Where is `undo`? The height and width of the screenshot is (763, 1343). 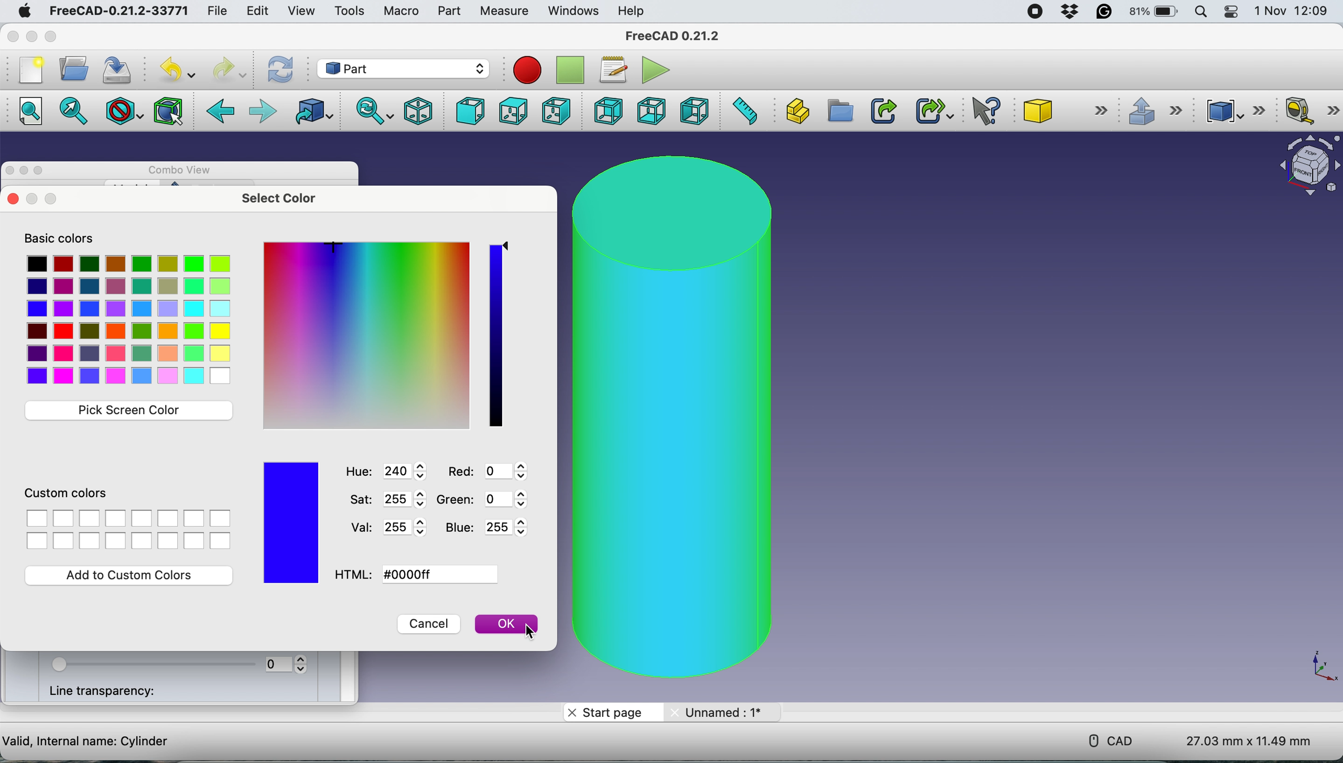 undo is located at coordinates (171, 70).